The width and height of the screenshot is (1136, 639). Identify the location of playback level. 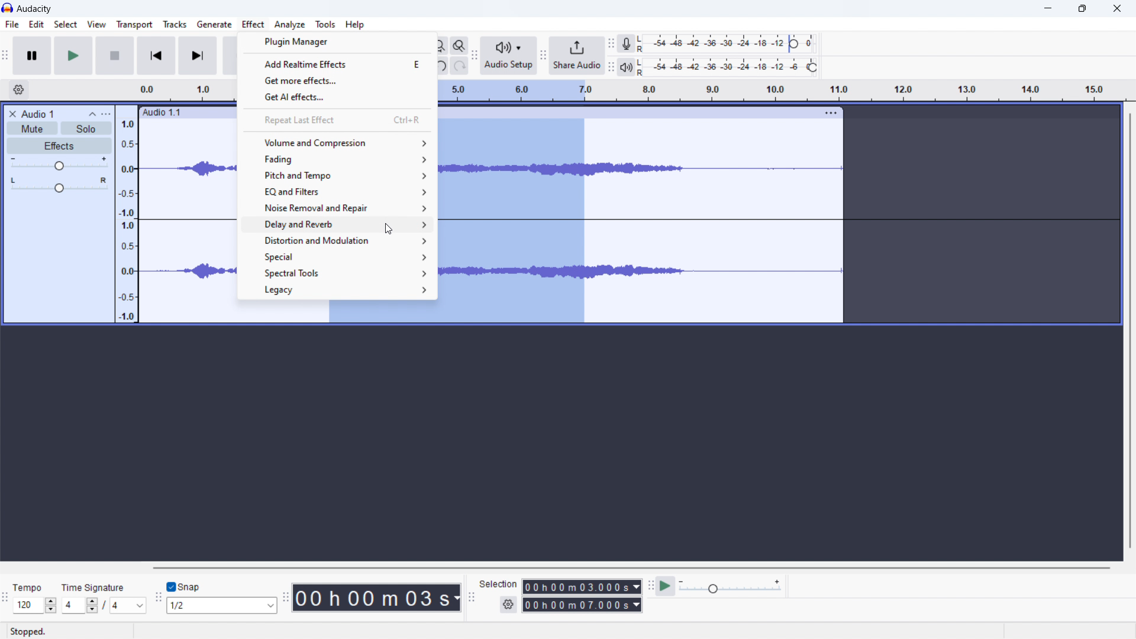
(730, 67).